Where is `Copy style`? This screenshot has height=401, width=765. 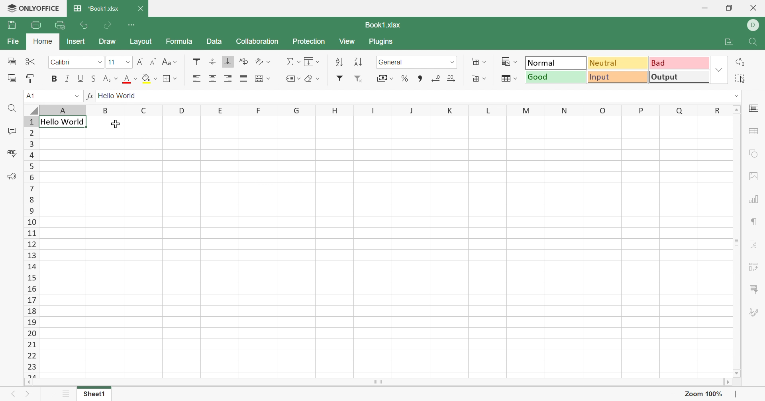
Copy style is located at coordinates (30, 77).